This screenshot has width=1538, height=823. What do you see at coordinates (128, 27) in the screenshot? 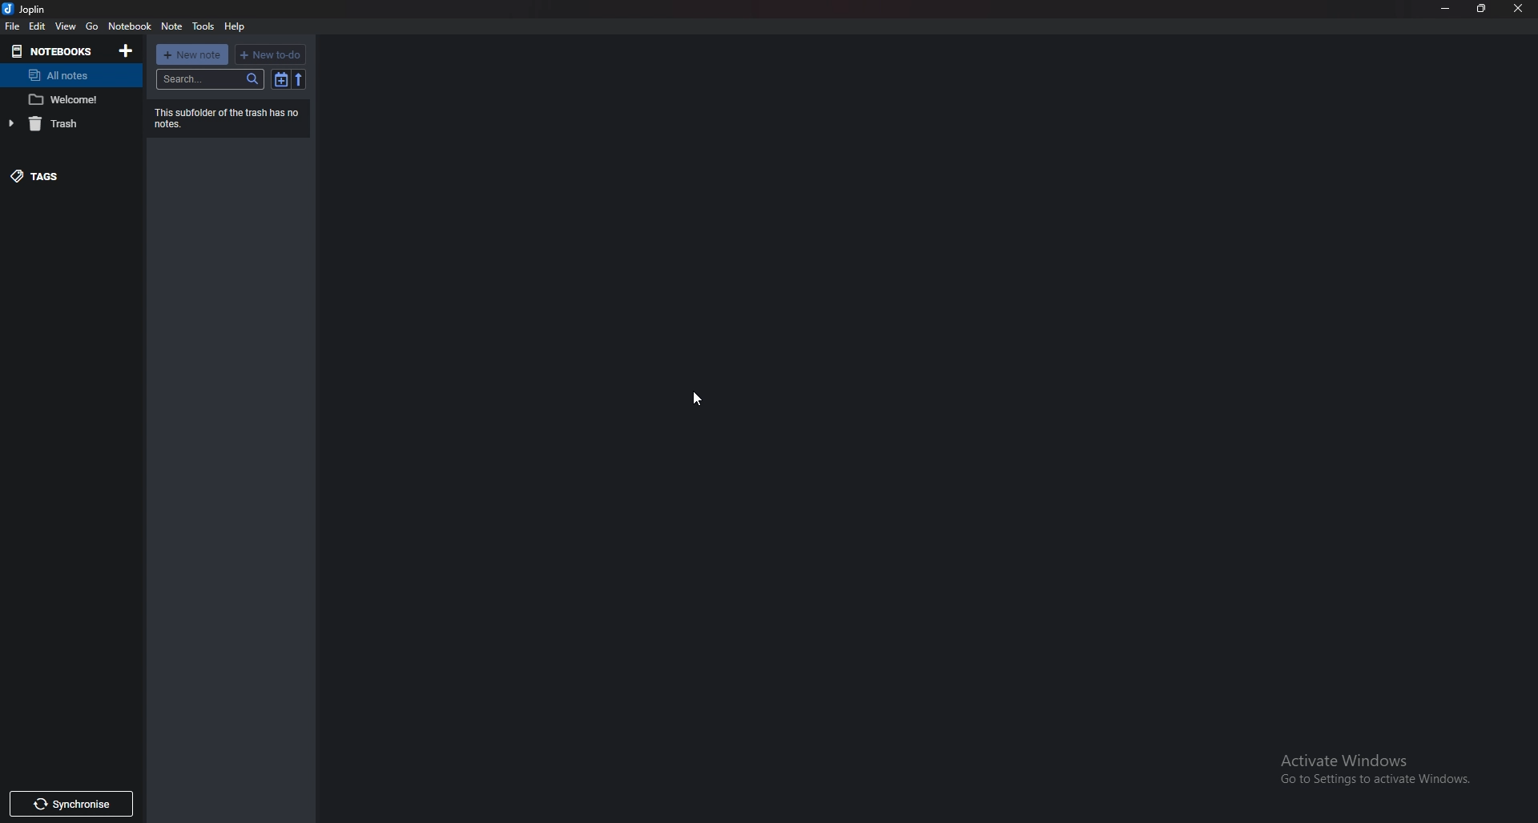
I see `Notebook` at bounding box center [128, 27].